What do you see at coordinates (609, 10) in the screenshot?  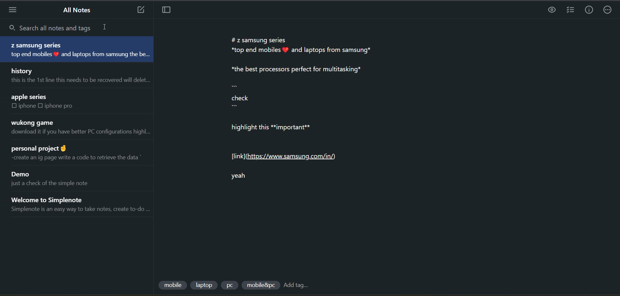 I see `actions` at bounding box center [609, 10].